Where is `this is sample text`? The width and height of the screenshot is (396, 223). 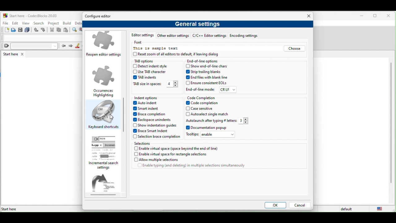 this is sample text is located at coordinates (157, 49).